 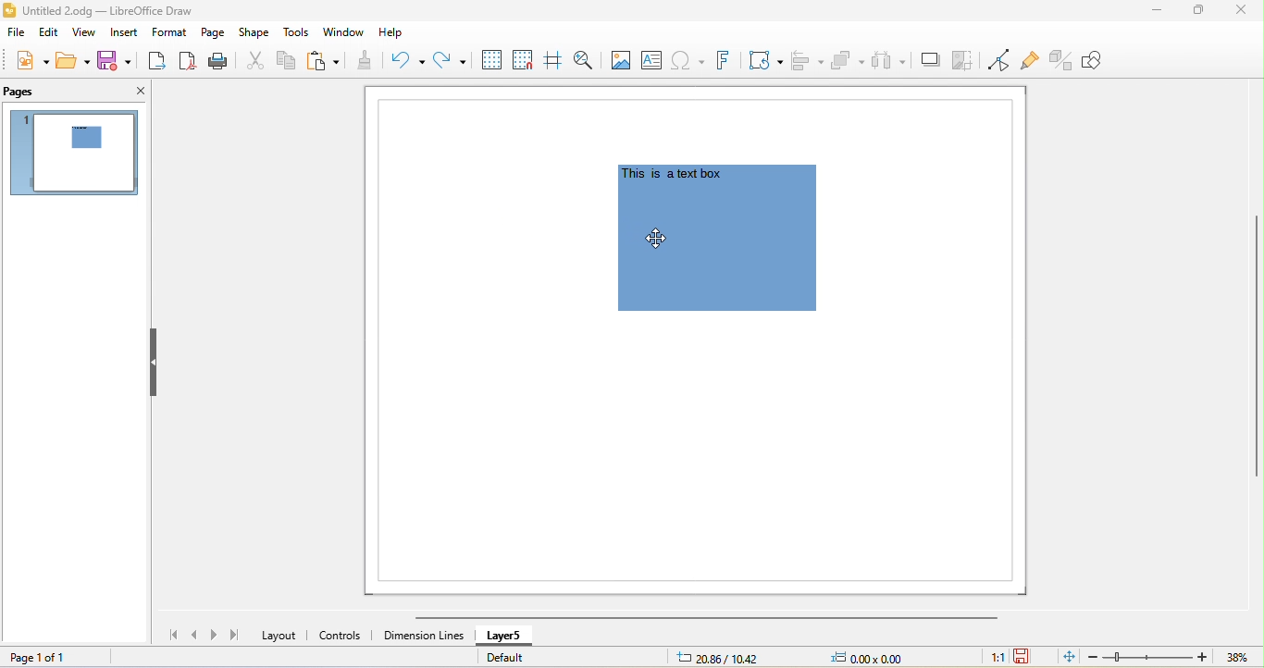 I want to click on page 1, so click(x=73, y=152).